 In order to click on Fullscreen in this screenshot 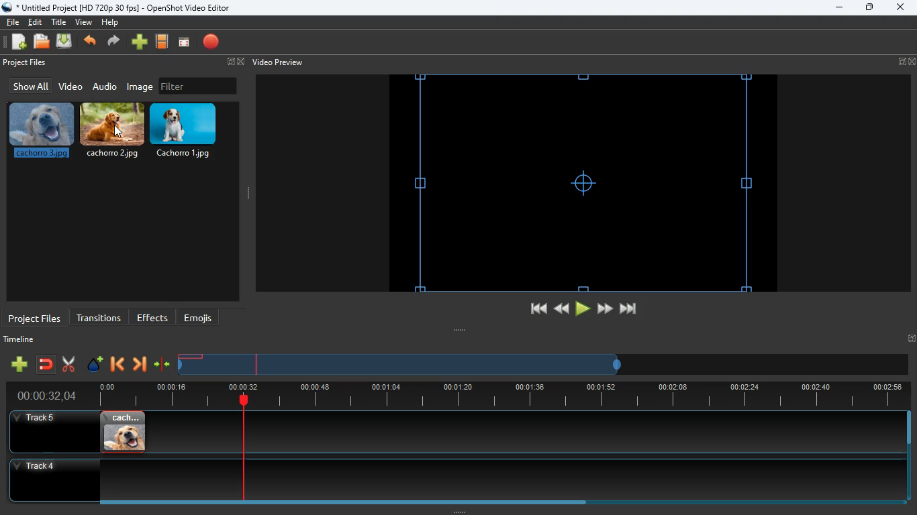, I will do `click(911, 338)`.